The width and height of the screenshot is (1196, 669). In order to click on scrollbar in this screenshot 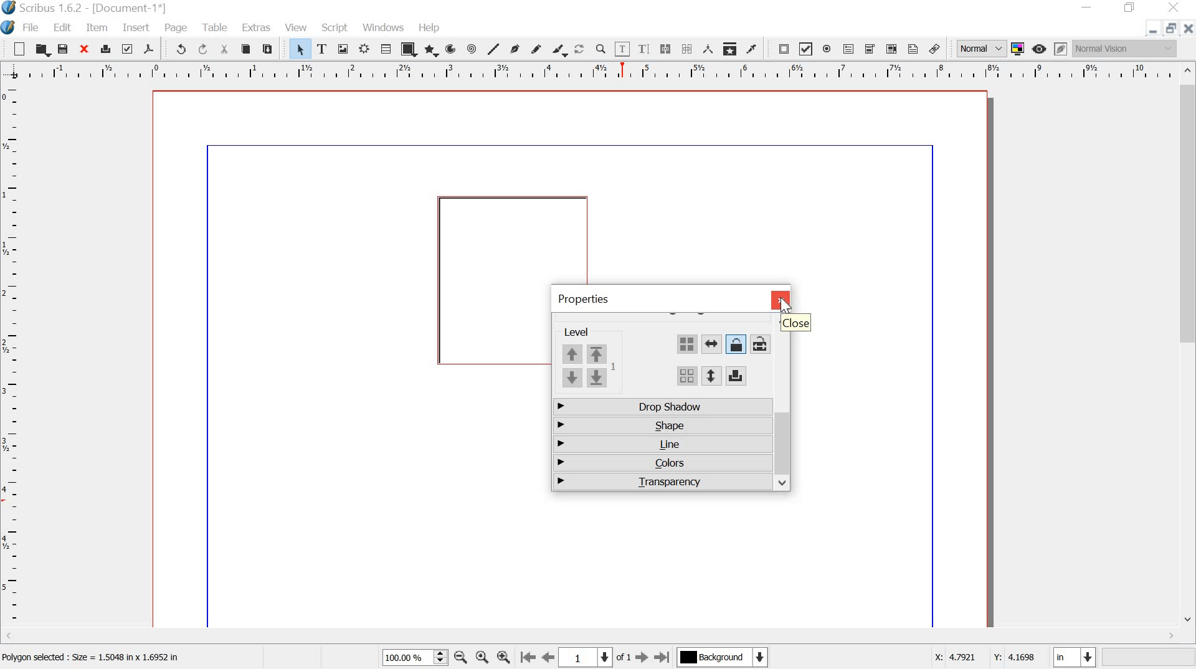, I will do `click(784, 449)`.